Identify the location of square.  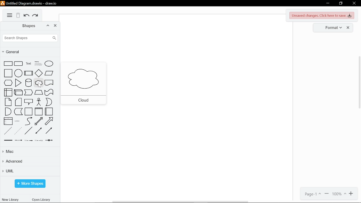
(8, 73).